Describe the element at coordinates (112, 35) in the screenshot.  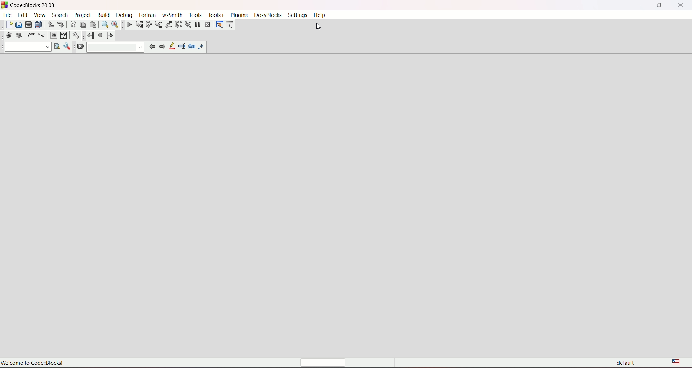
I see `jump forward` at that location.